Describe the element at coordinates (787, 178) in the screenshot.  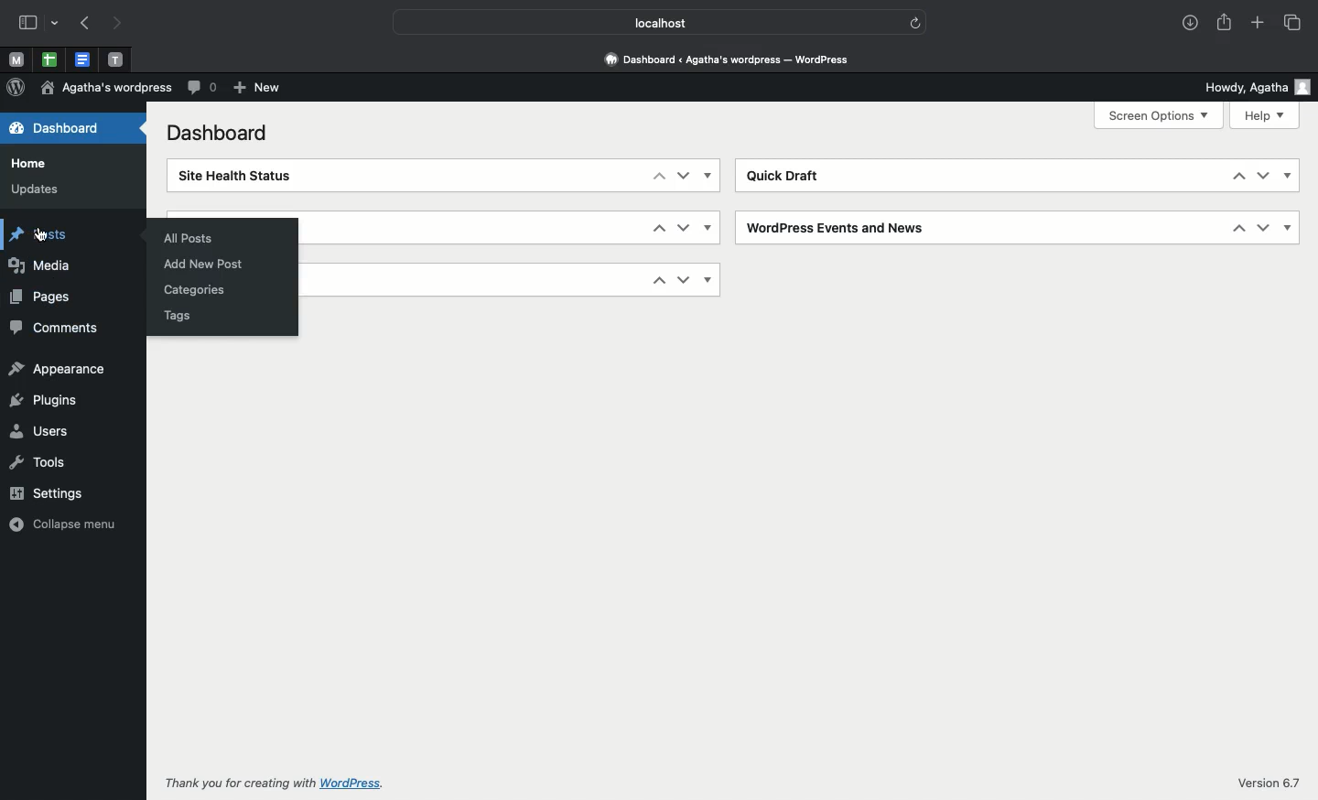
I see `Quick draft` at that location.